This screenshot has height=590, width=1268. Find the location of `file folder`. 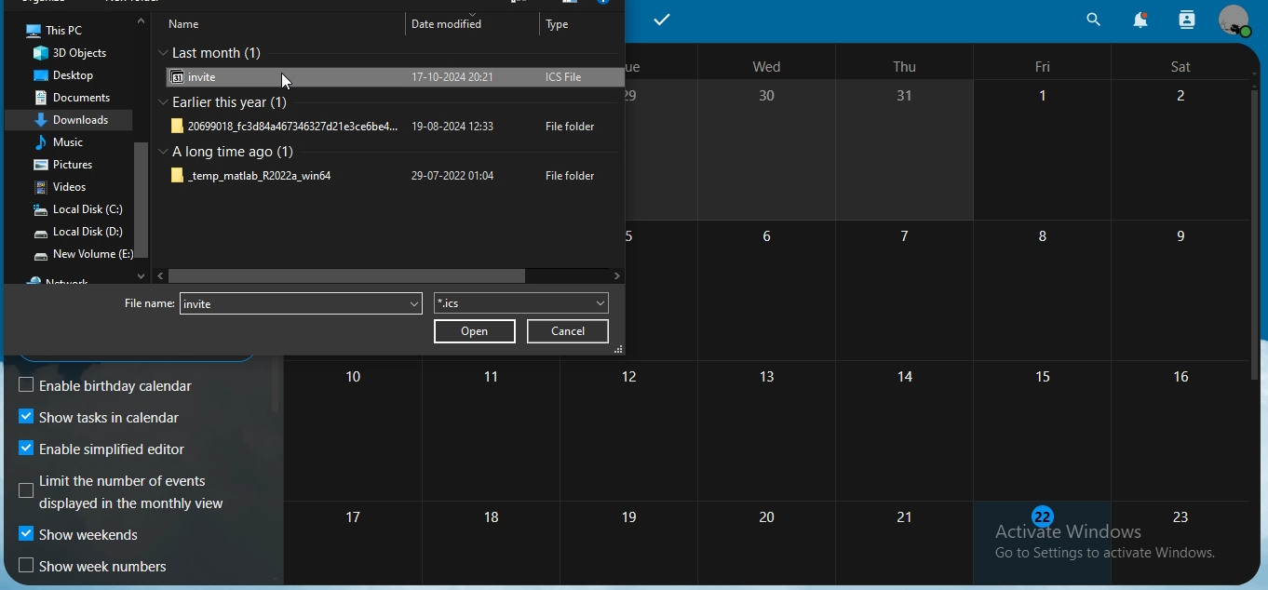

file folder is located at coordinates (384, 176).